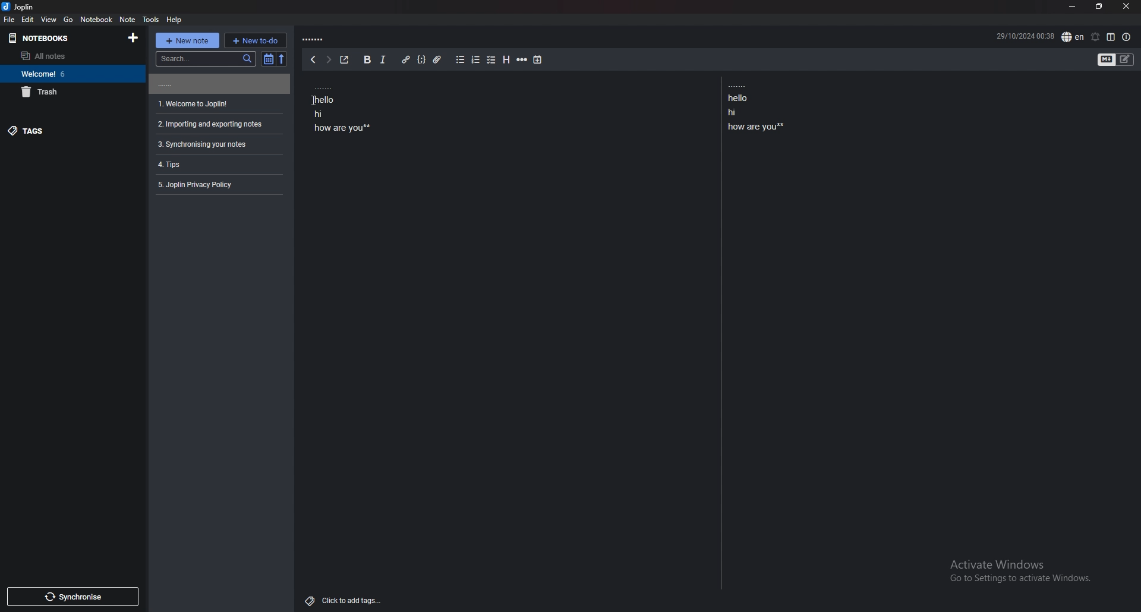  Describe the element at coordinates (10, 20) in the screenshot. I see `file` at that location.